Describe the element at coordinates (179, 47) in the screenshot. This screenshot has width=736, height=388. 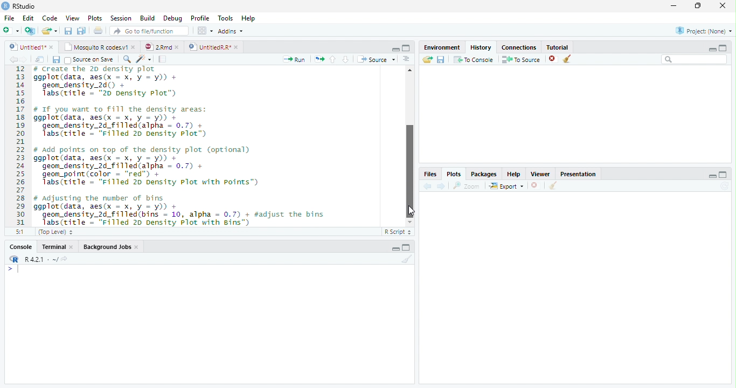
I see `close` at that location.